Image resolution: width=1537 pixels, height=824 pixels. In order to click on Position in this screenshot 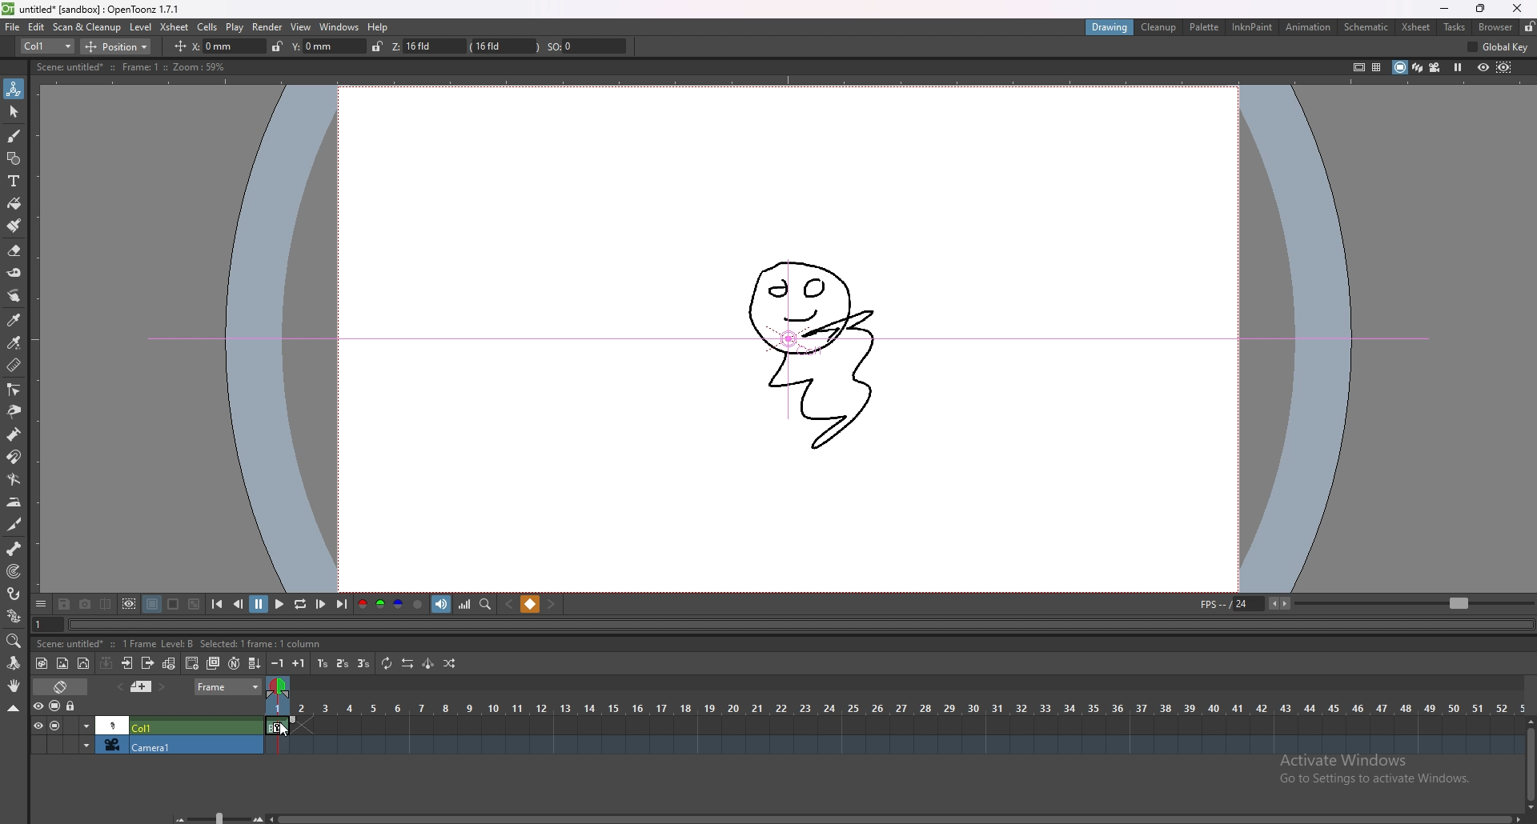, I will do `click(122, 45)`.